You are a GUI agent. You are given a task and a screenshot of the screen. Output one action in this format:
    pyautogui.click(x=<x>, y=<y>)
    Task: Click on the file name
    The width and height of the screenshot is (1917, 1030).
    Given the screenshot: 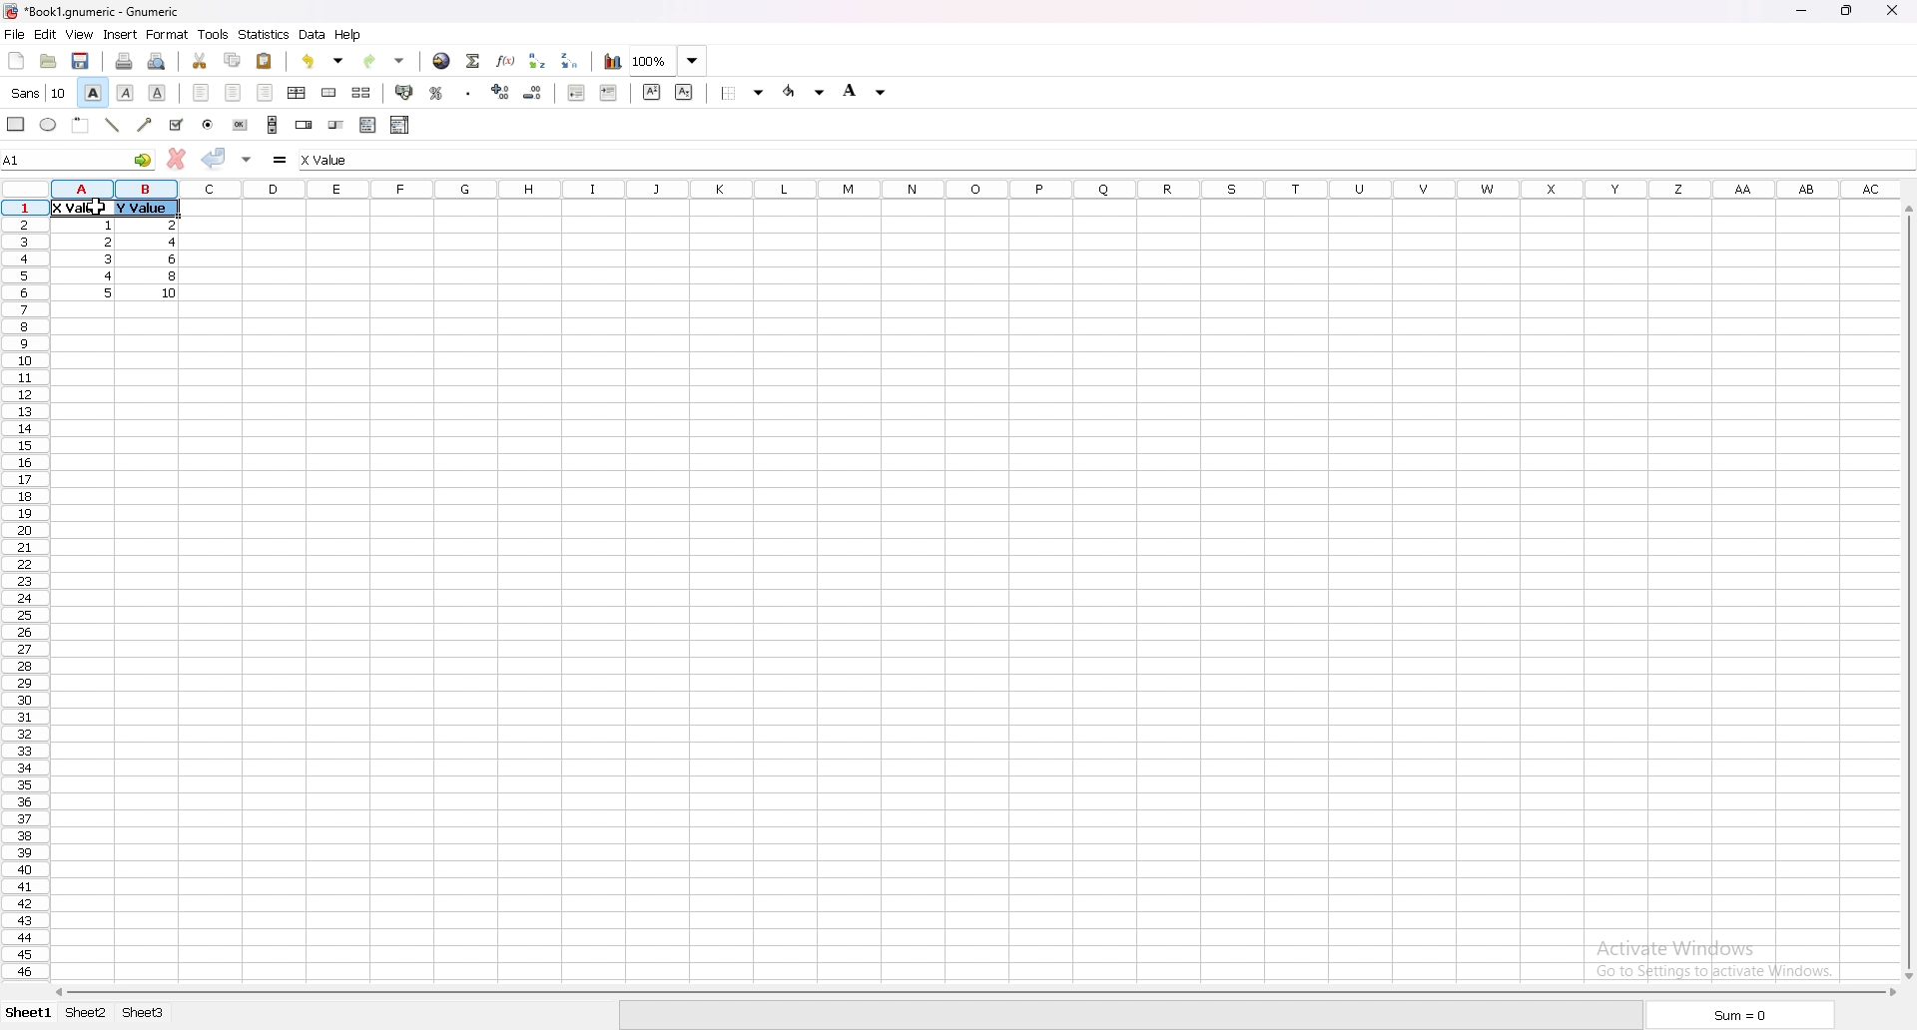 What is the action you would take?
    pyautogui.click(x=92, y=11)
    